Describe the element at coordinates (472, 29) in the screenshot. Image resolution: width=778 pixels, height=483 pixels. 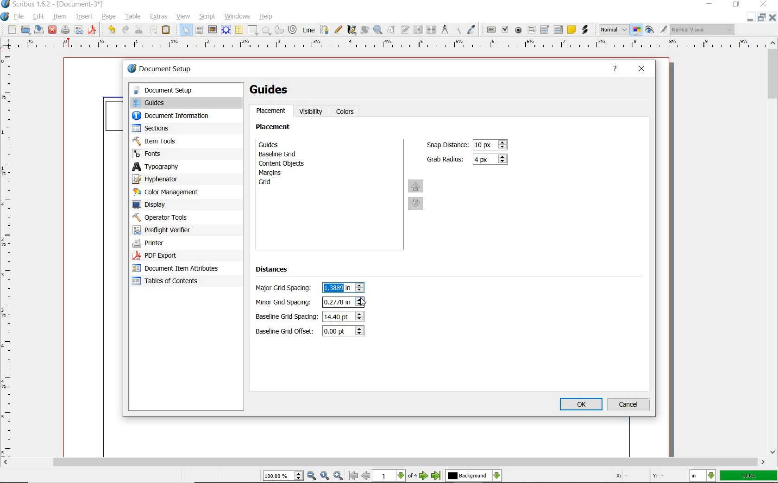
I see `eye dropper` at that location.